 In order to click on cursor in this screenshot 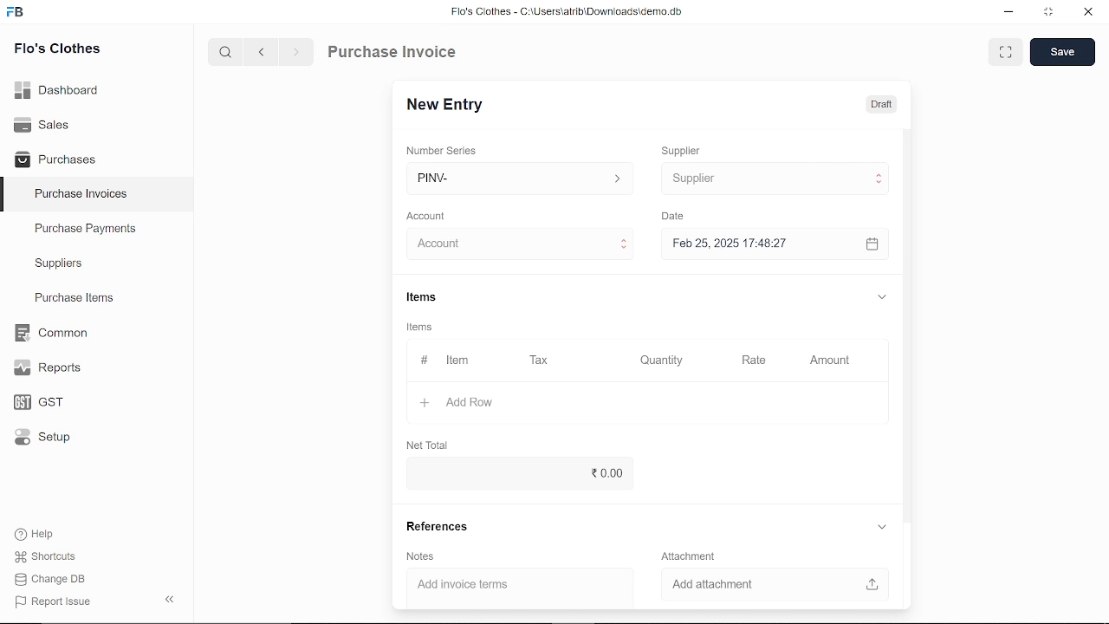, I will do `click(705, 180)`.